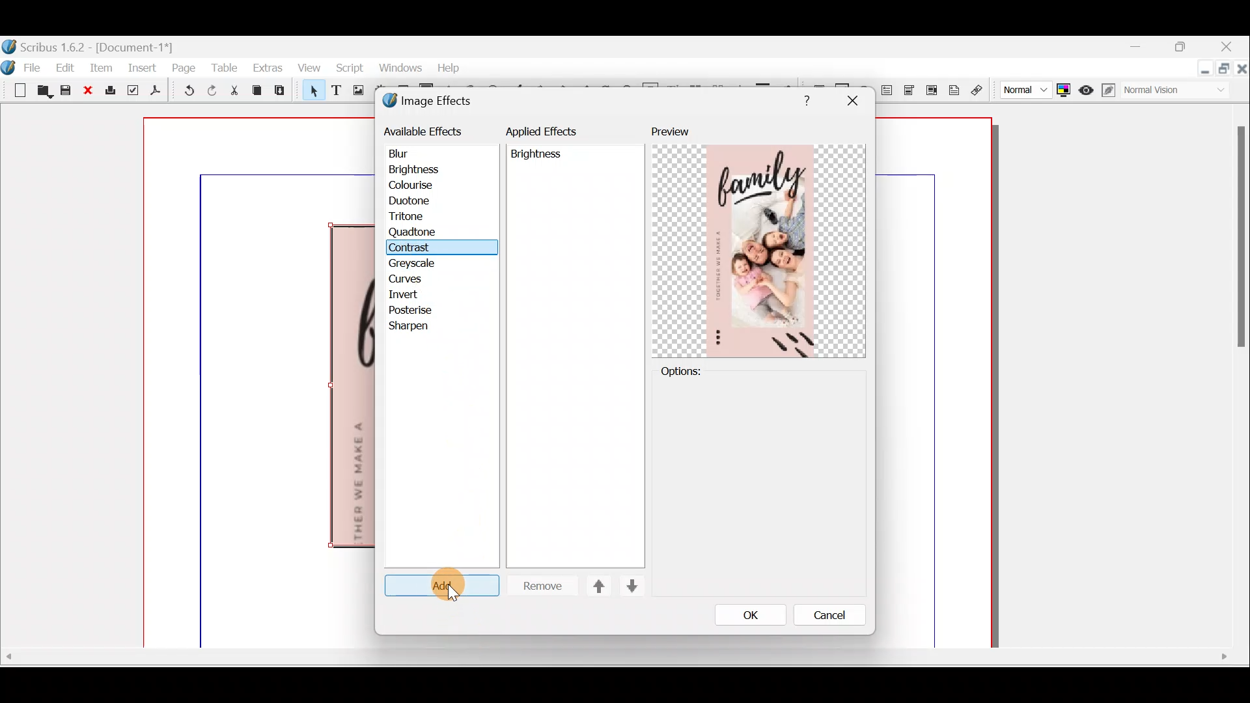 Image resolution: width=1250 pixels, height=703 pixels. I want to click on File, so click(35, 66).